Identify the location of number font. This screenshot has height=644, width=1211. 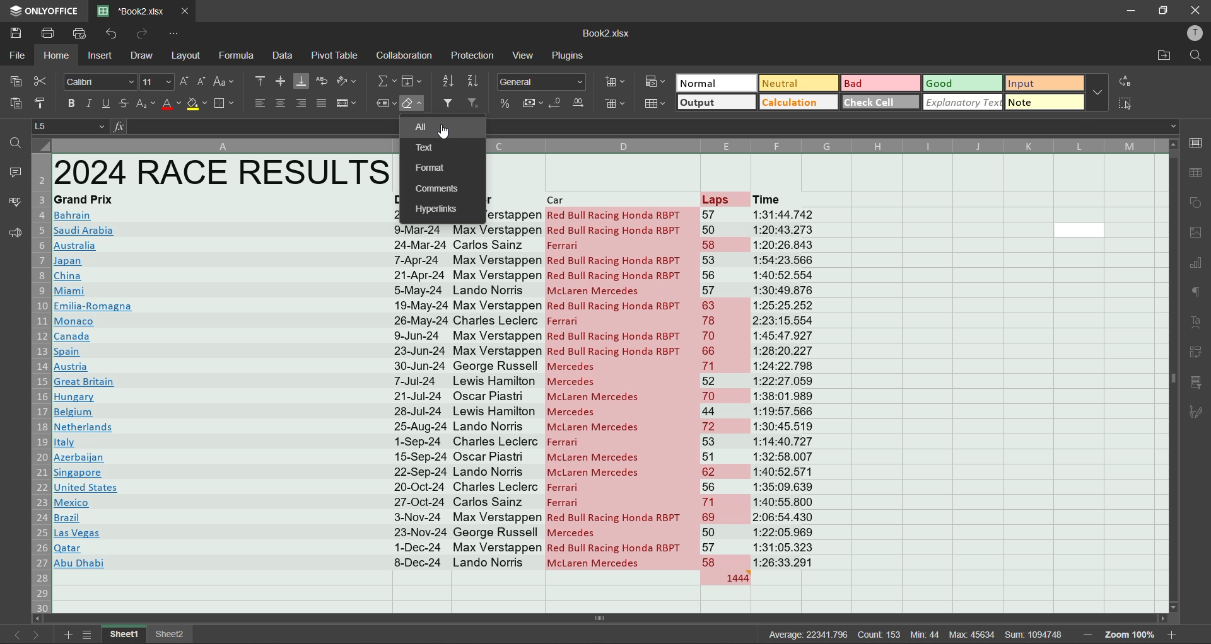
(545, 83).